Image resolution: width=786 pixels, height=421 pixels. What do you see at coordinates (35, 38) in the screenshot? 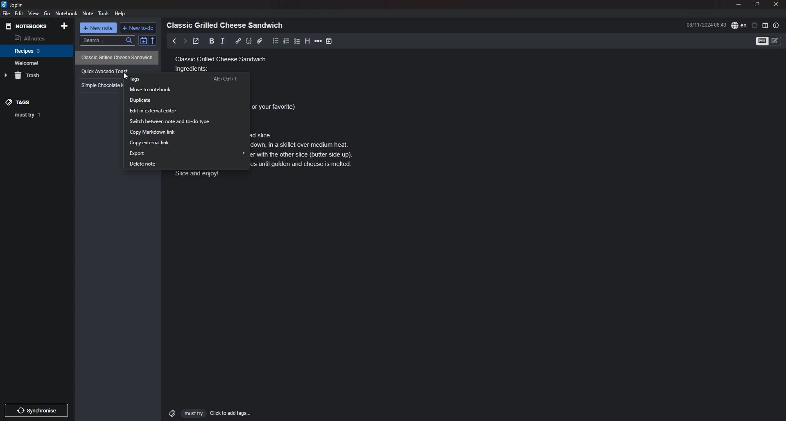
I see `all notes` at bounding box center [35, 38].